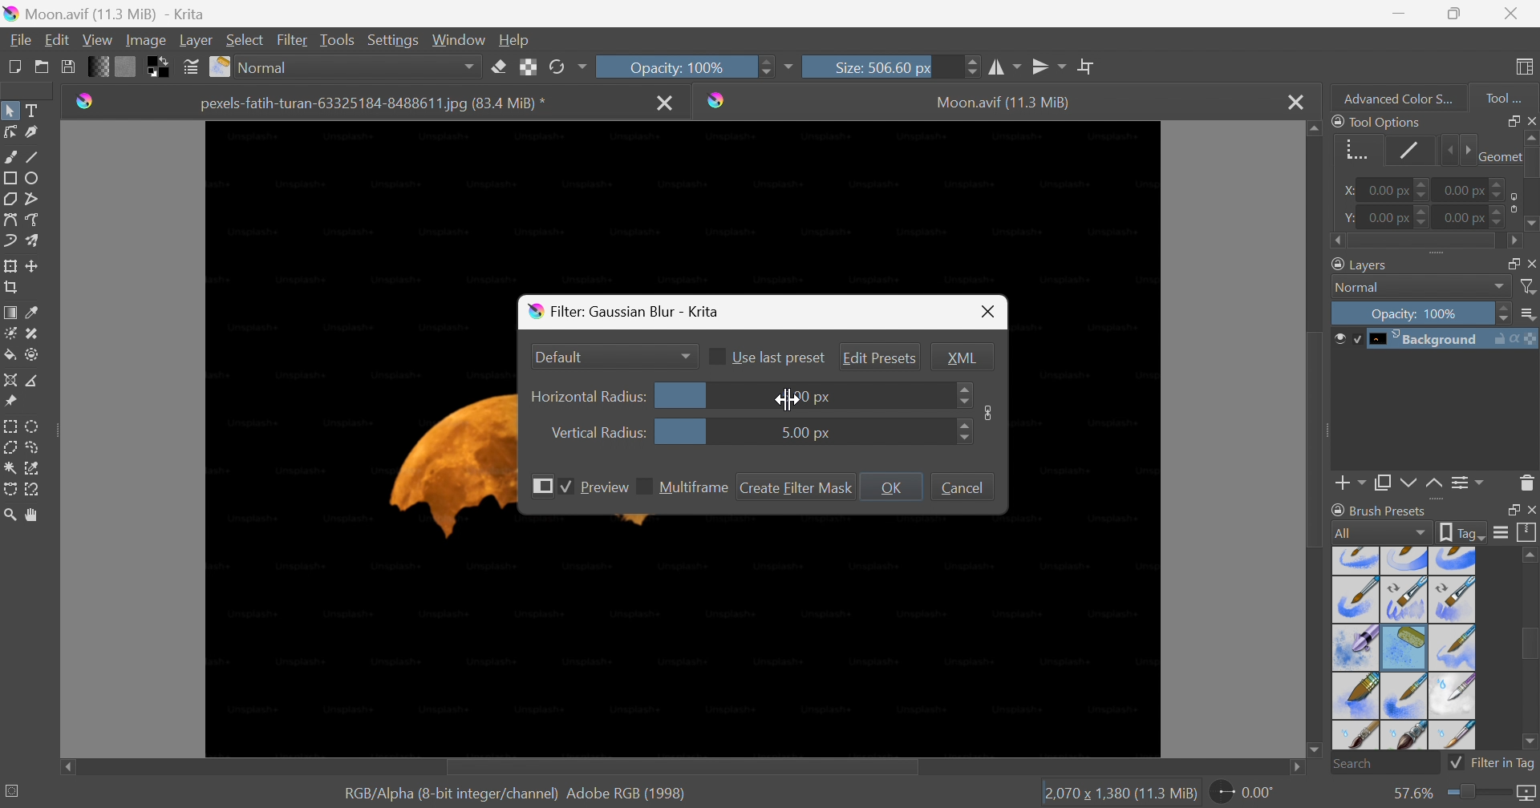  What do you see at coordinates (22, 41) in the screenshot?
I see `File` at bounding box center [22, 41].